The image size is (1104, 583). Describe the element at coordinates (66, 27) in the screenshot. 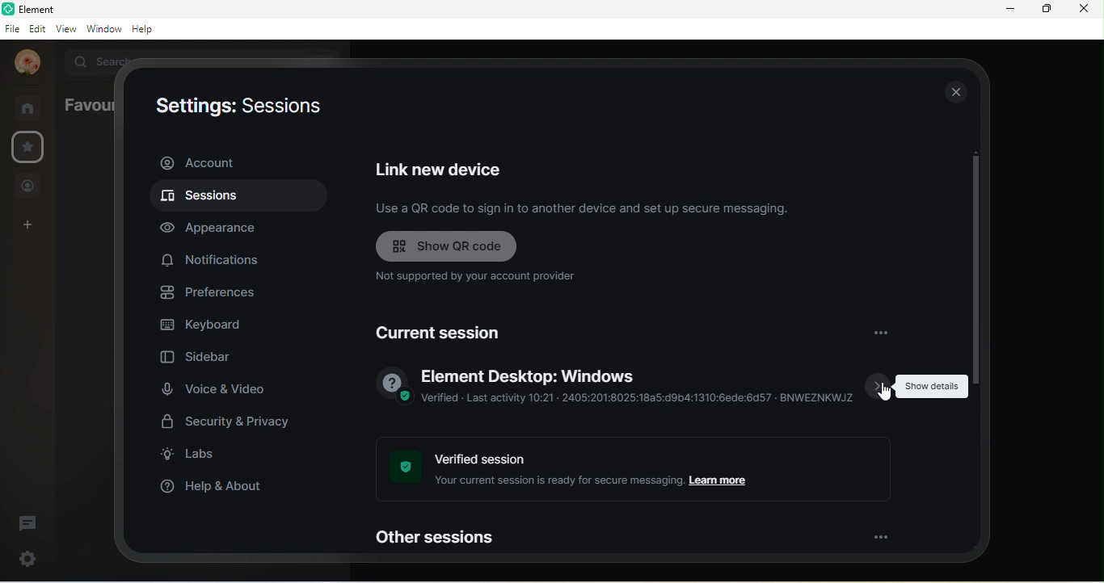

I see `view` at that location.